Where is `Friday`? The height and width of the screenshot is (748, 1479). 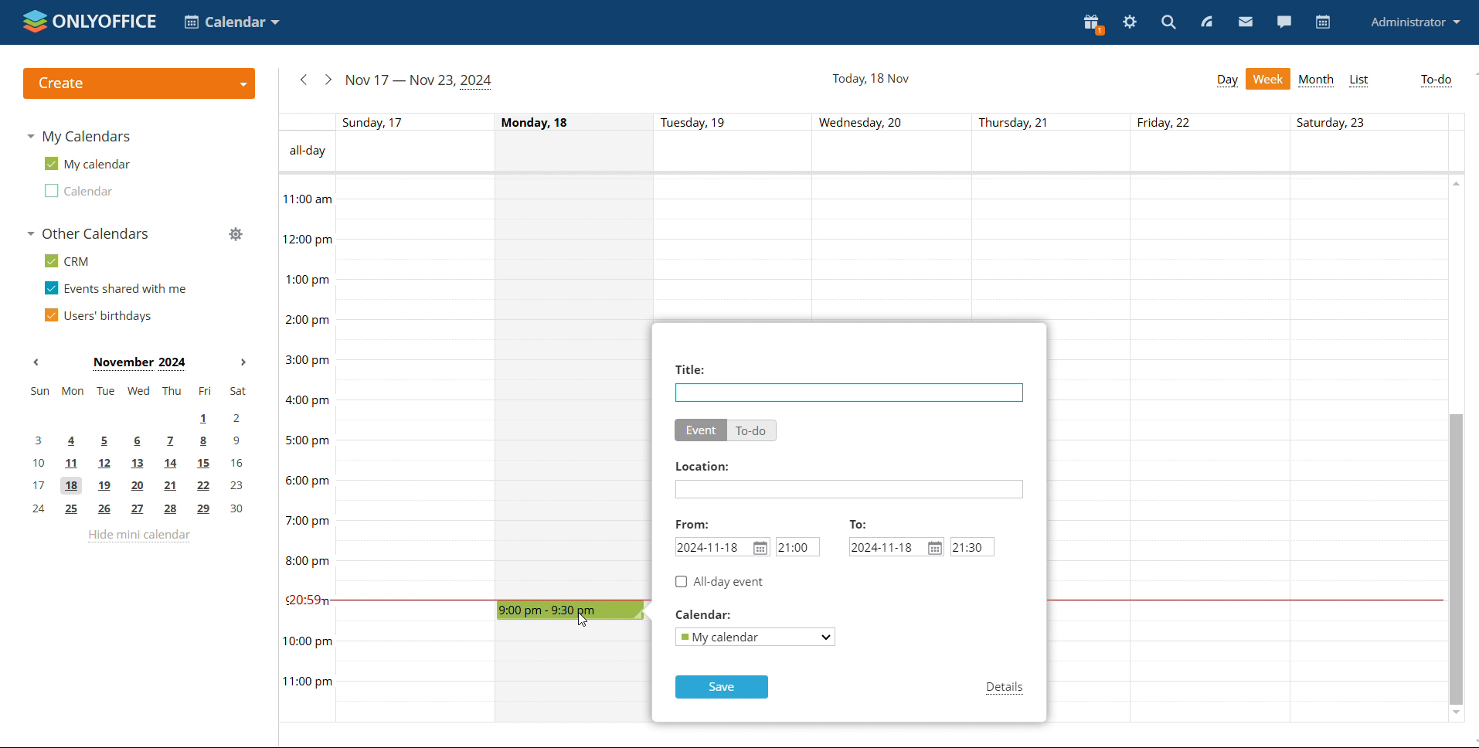 Friday is located at coordinates (1210, 449).